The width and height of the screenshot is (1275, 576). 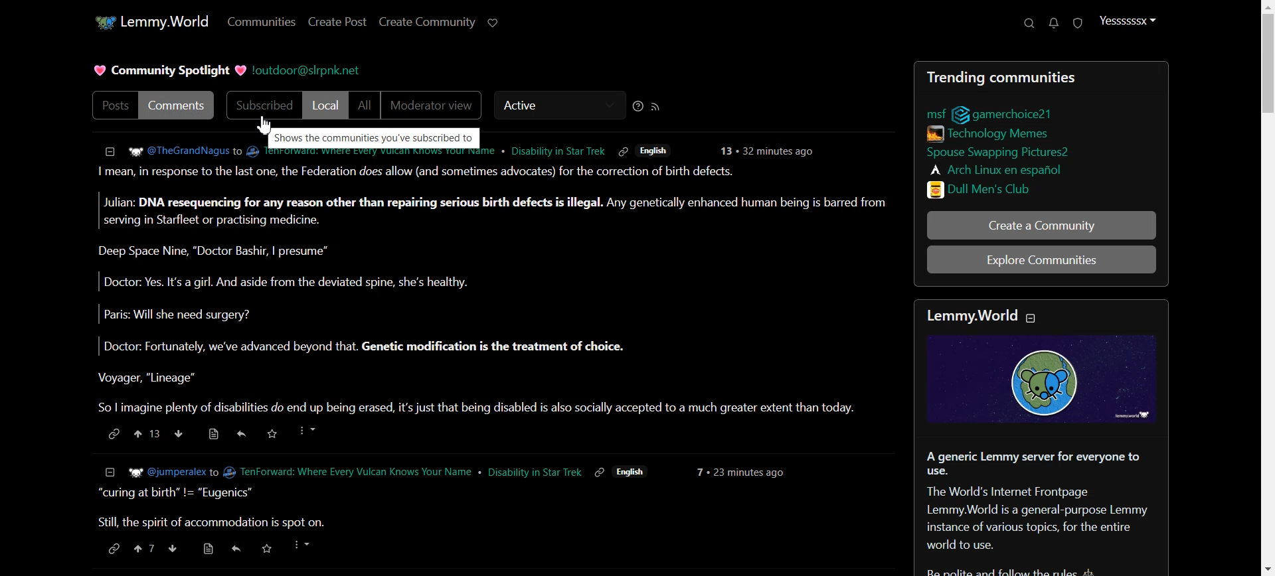 I want to click on LInks, so click(x=997, y=150).